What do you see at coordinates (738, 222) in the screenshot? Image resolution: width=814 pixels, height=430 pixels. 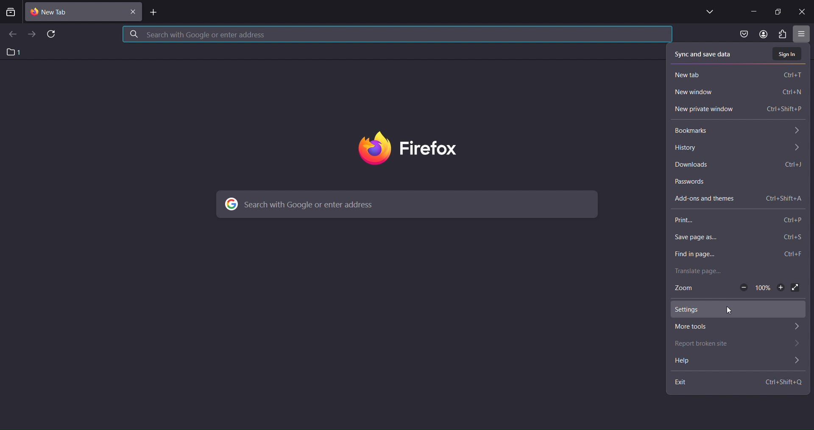 I see `print` at bounding box center [738, 222].